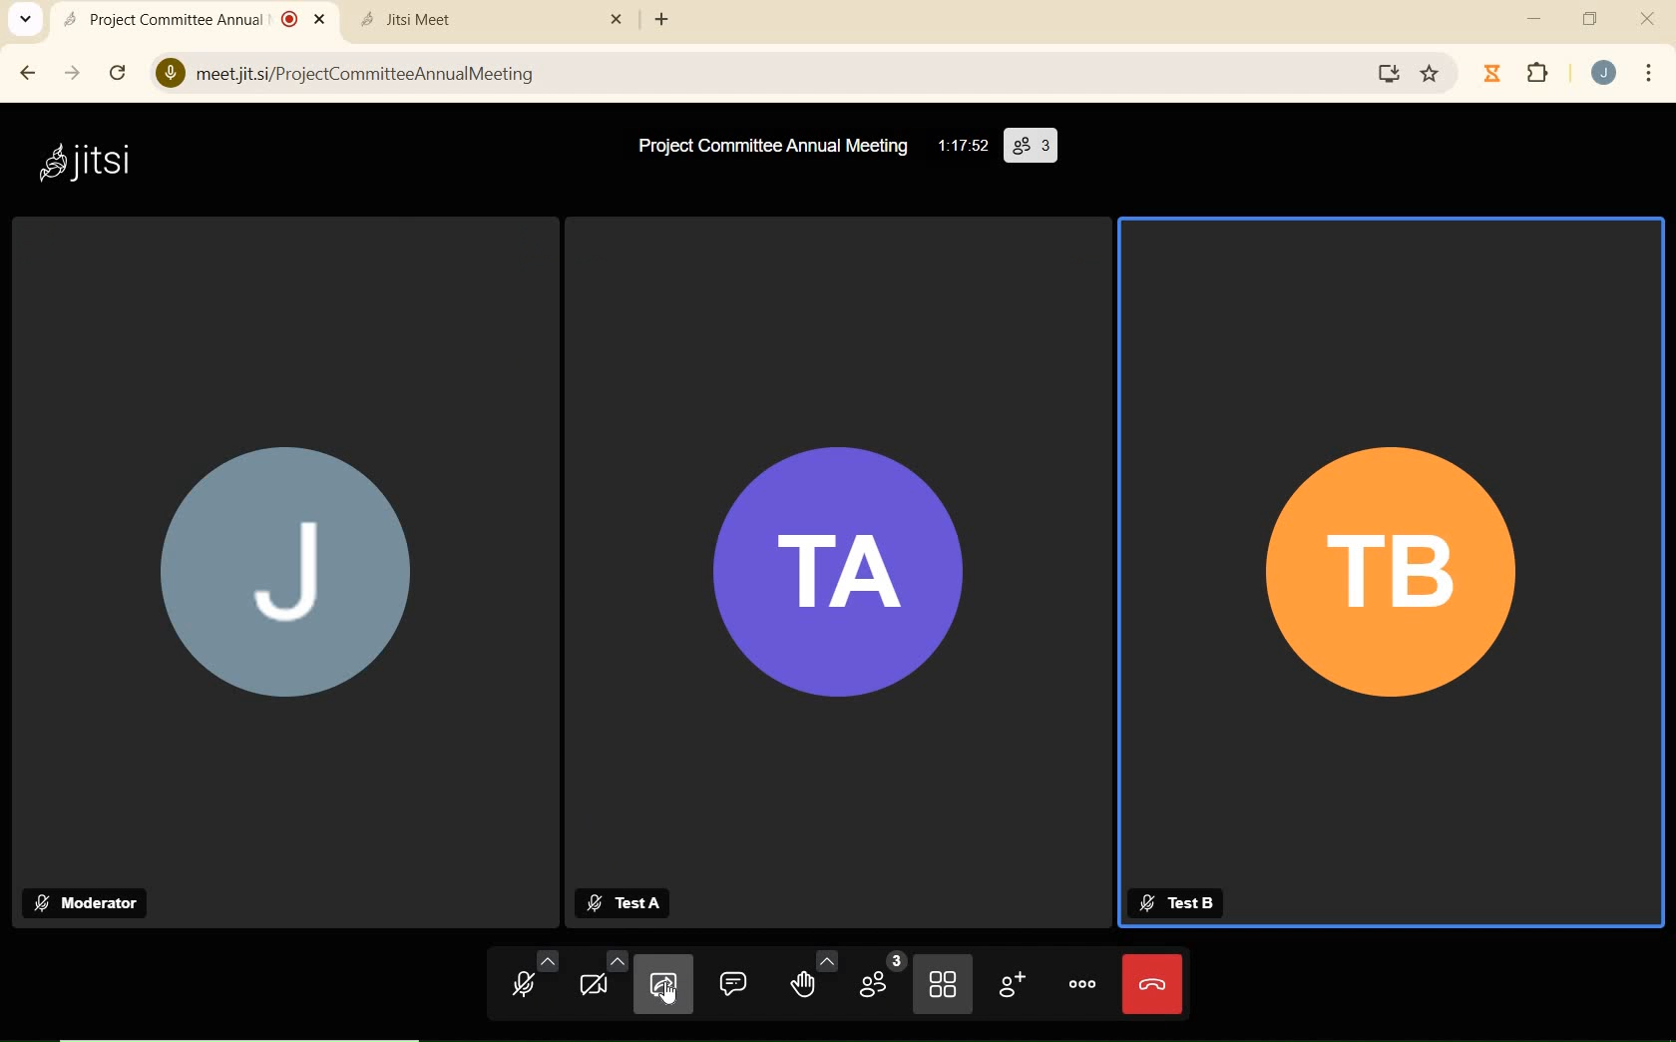 This screenshot has width=1676, height=1042. Describe the element at coordinates (1534, 19) in the screenshot. I see `minimize` at that location.